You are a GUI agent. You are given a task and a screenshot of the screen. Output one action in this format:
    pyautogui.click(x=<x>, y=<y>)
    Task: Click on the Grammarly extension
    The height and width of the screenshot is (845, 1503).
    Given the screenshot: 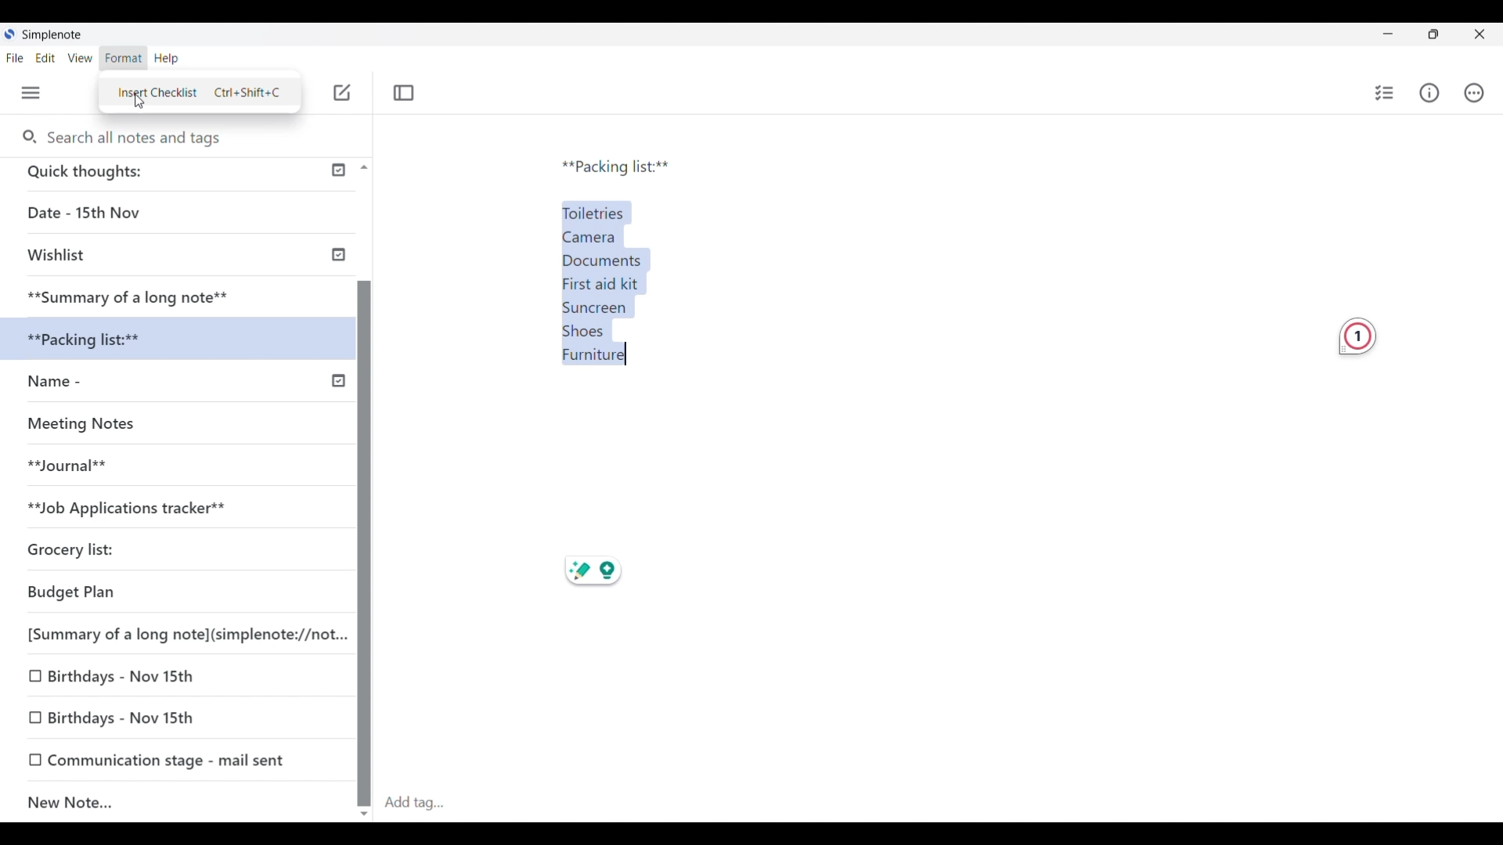 What is the action you would take?
    pyautogui.click(x=1357, y=336)
    